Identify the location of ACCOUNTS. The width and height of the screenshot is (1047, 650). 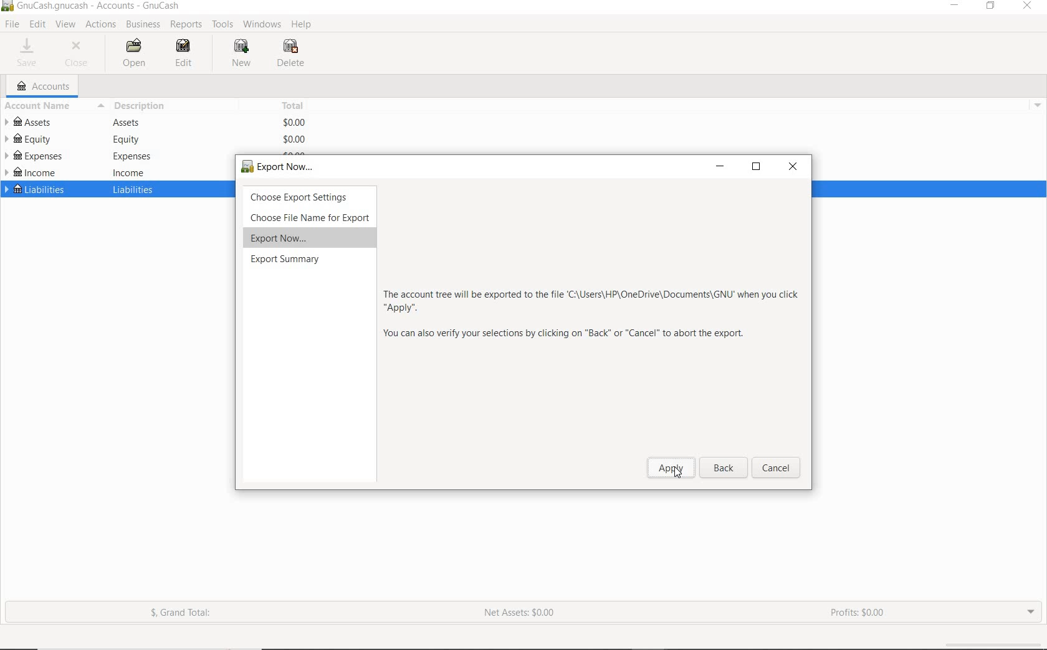
(41, 86).